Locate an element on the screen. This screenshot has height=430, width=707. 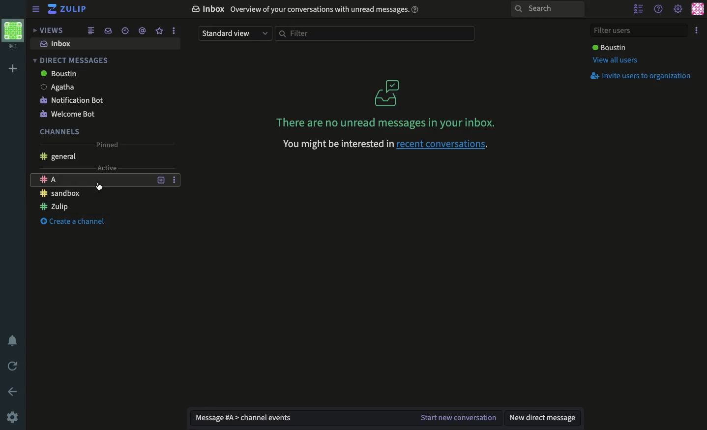
Zulip is located at coordinates (56, 207).